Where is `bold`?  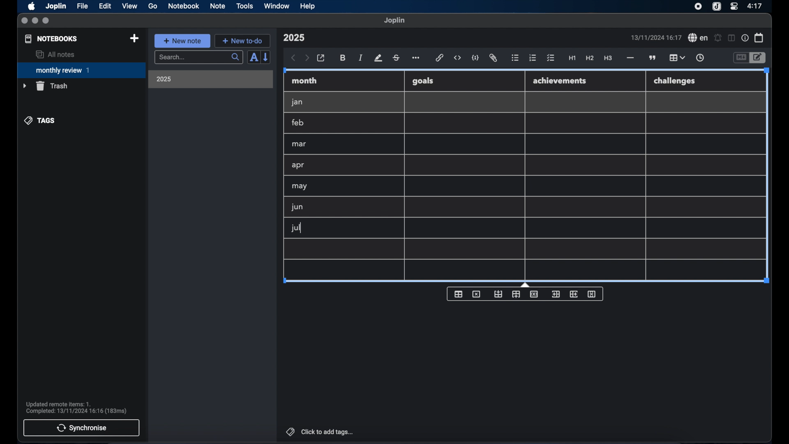
bold is located at coordinates (344, 58).